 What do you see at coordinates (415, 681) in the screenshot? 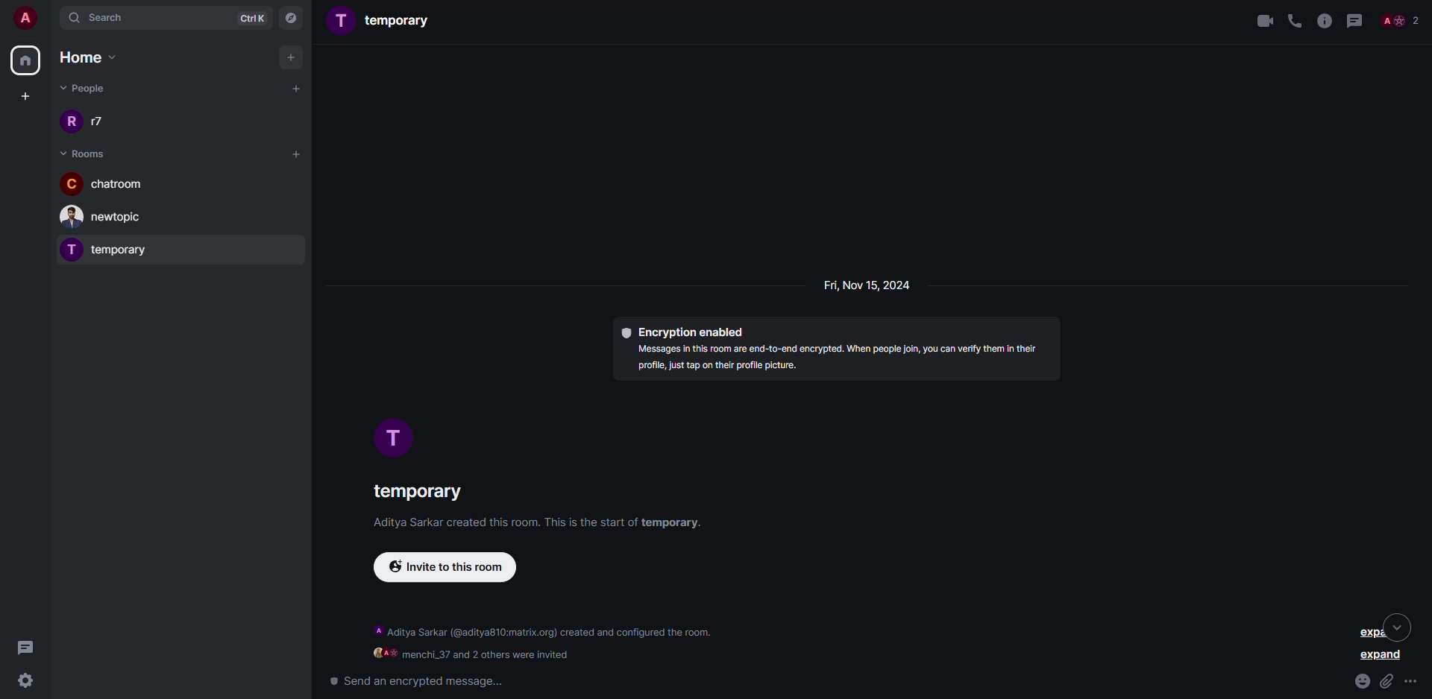
I see `send an encrypted message` at bounding box center [415, 681].